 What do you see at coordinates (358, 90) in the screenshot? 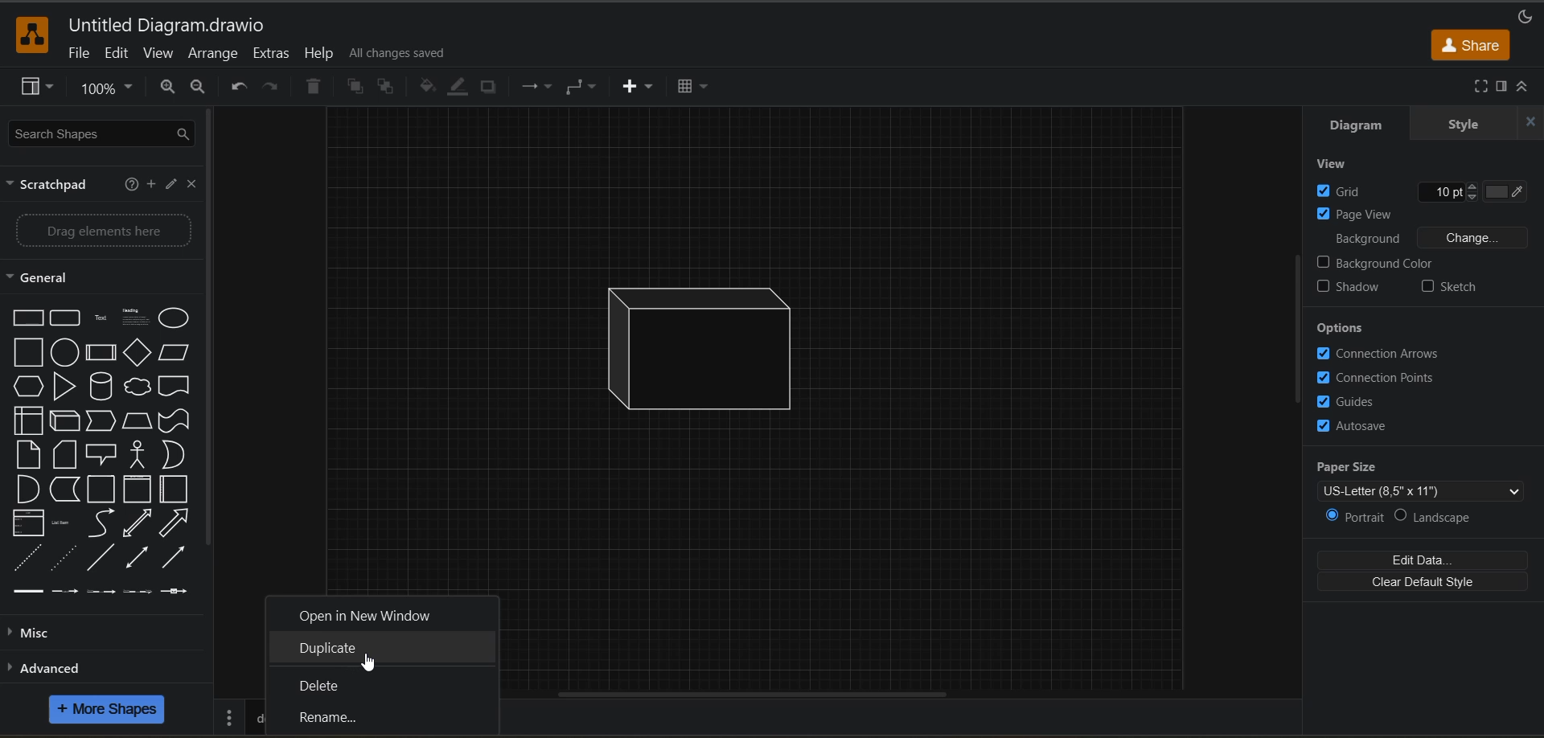
I see `to front` at bounding box center [358, 90].